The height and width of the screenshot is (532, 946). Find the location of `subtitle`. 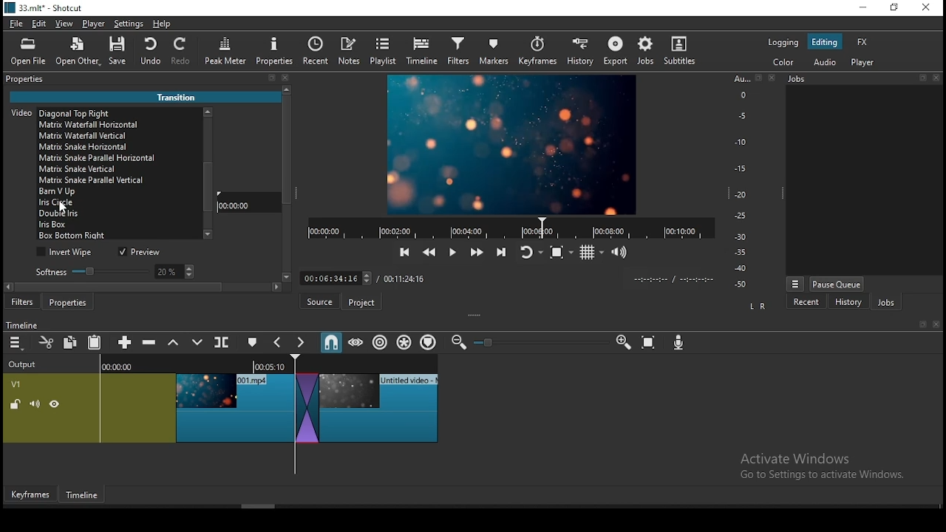

subtitle is located at coordinates (678, 50).